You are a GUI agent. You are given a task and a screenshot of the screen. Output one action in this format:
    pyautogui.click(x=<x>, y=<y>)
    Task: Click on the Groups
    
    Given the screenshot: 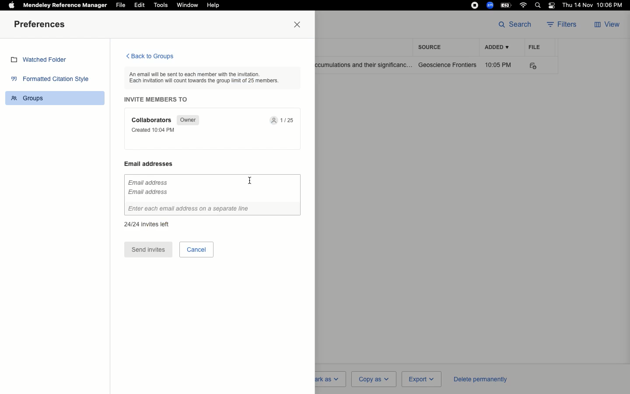 What is the action you would take?
    pyautogui.click(x=56, y=97)
    